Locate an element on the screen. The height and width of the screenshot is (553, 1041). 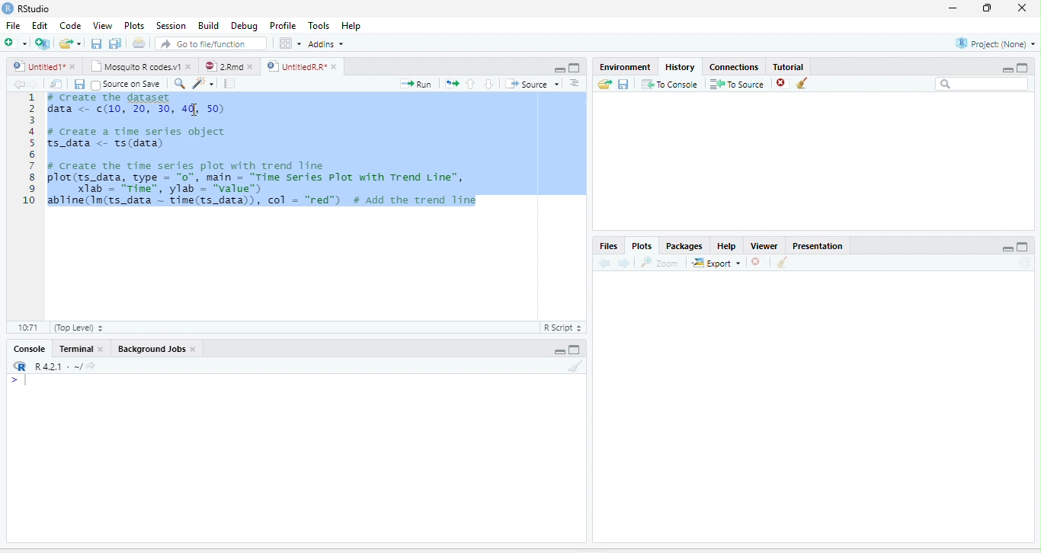
Presentation is located at coordinates (818, 245).